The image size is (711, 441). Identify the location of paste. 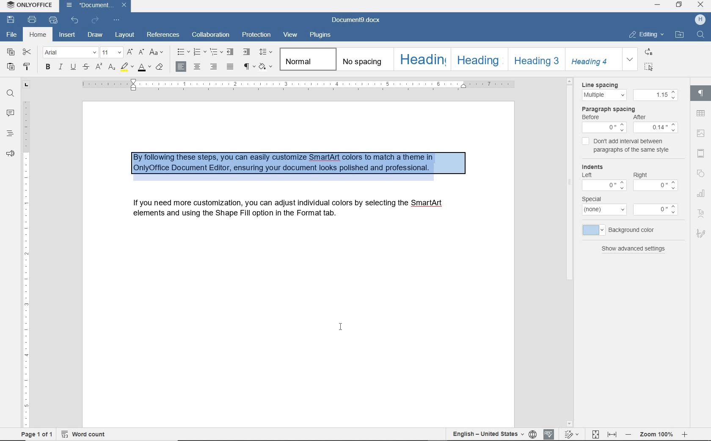
(11, 67).